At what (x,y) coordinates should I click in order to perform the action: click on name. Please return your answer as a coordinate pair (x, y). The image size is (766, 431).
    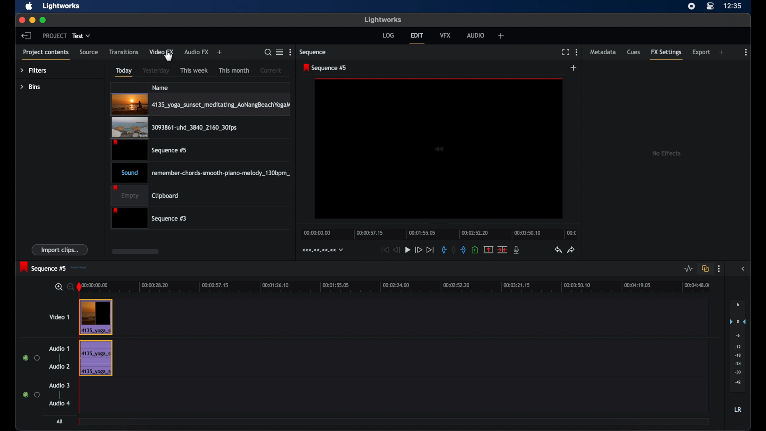
    Looking at the image, I should click on (160, 87).